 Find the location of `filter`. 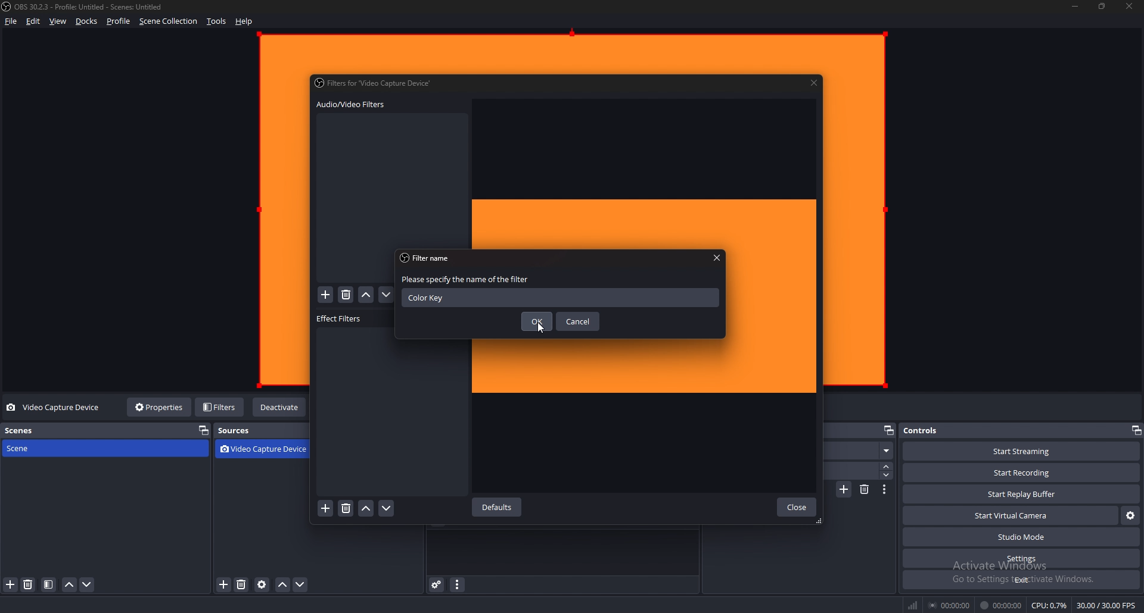

filter is located at coordinates (49, 585).